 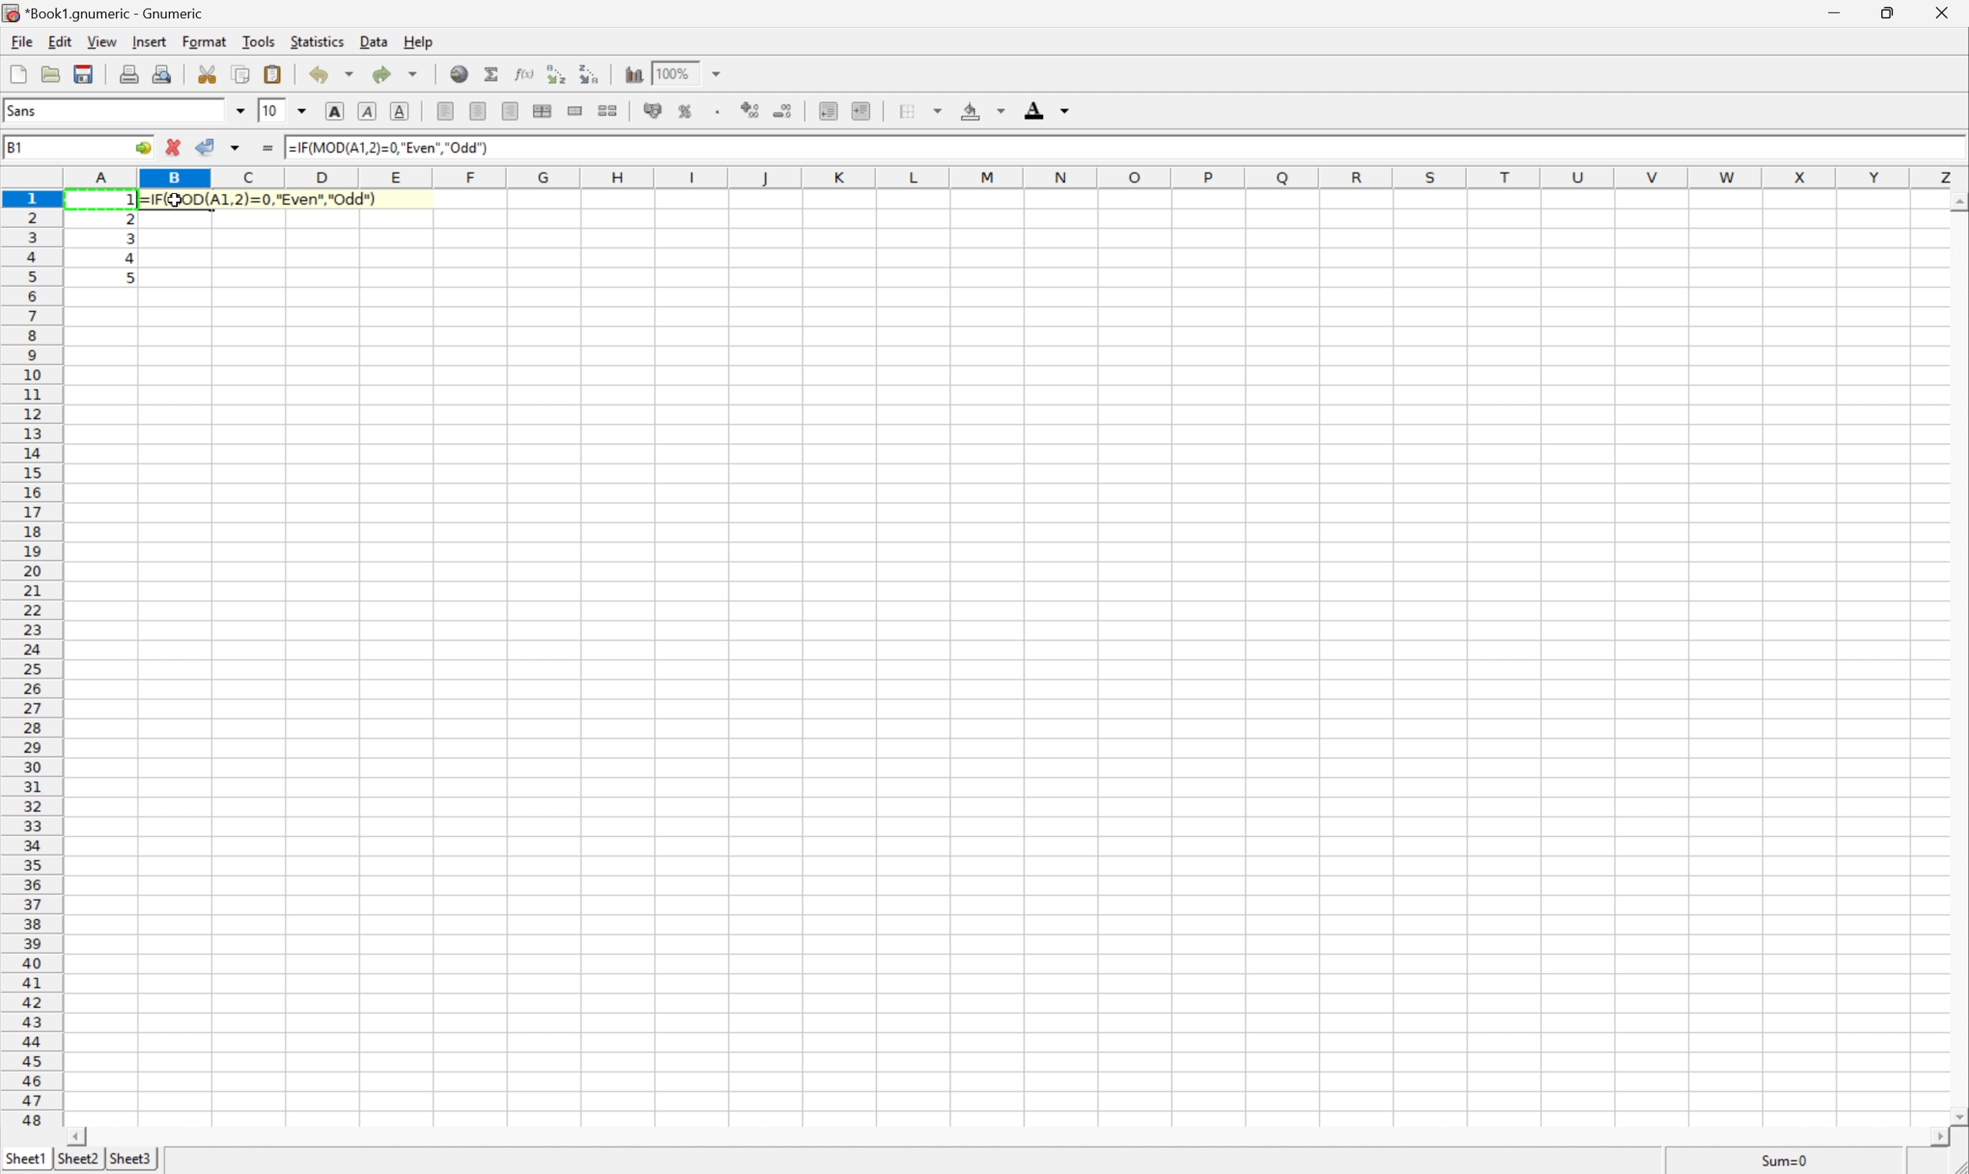 I want to click on Insert a hyperlink, so click(x=459, y=74).